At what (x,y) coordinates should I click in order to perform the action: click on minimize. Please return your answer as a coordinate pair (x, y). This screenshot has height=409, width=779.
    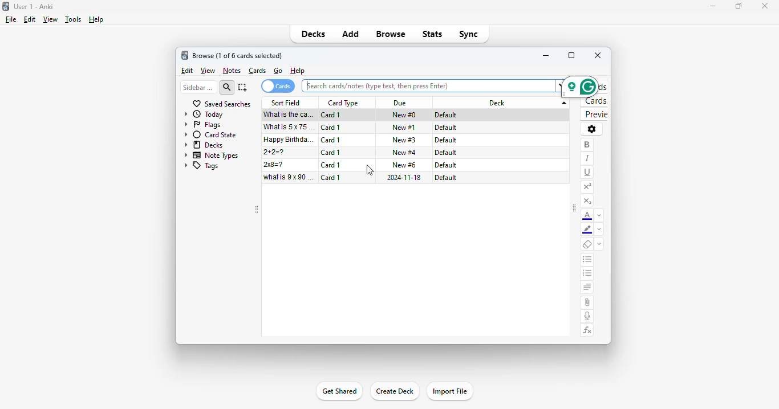
    Looking at the image, I should click on (709, 6).